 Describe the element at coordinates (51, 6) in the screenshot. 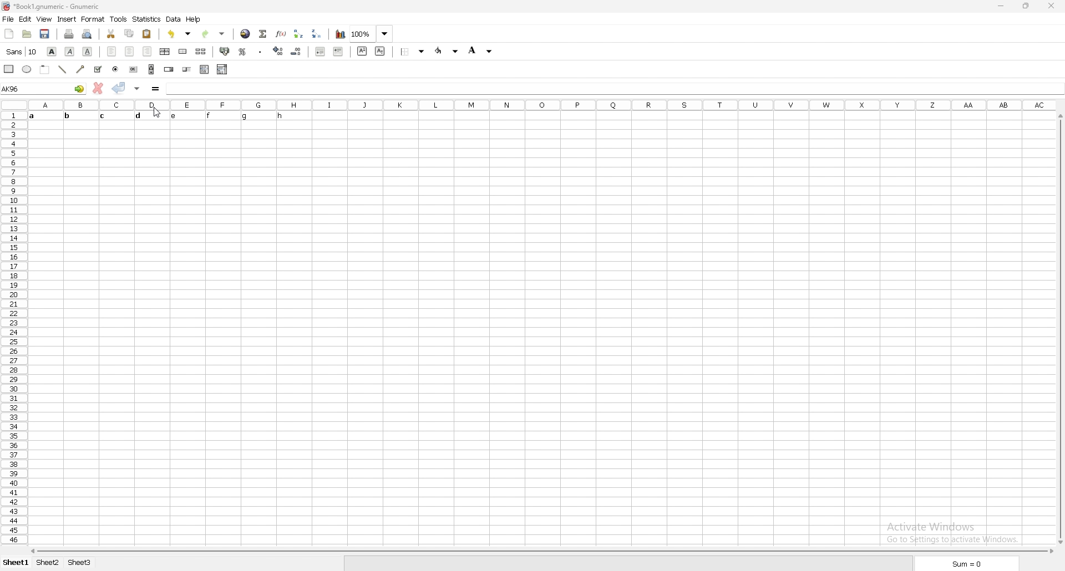

I see `file name` at that location.